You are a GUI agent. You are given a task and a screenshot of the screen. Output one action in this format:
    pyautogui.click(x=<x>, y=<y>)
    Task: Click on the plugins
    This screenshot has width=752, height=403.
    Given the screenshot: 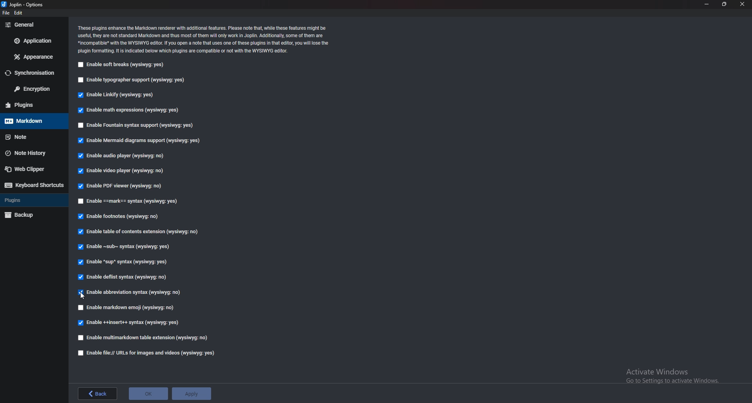 What is the action you would take?
    pyautogui.click(x=32, y=105)
    